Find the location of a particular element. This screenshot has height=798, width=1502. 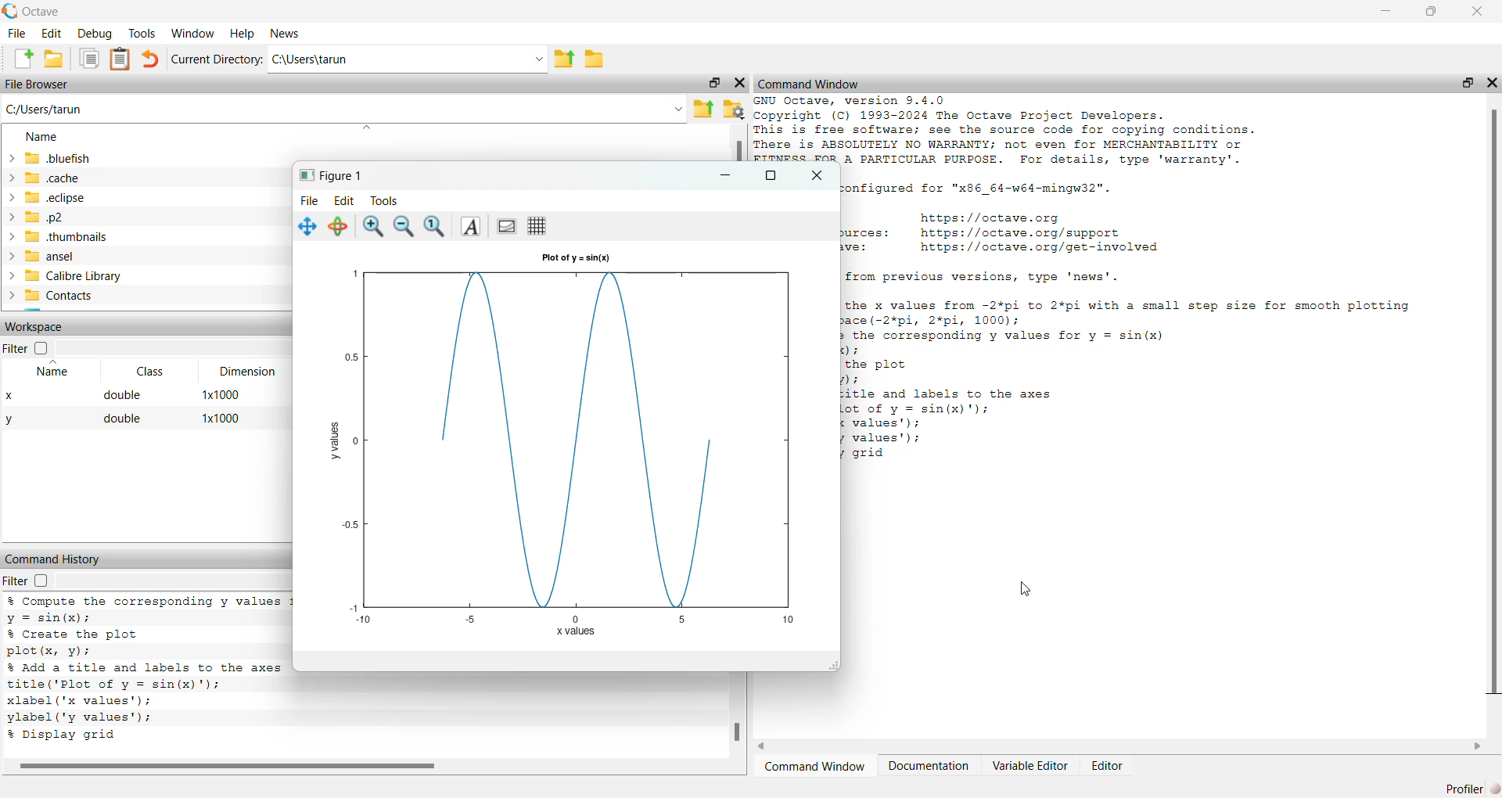

C:\Users\tarun is located at coordinates (408, 59).